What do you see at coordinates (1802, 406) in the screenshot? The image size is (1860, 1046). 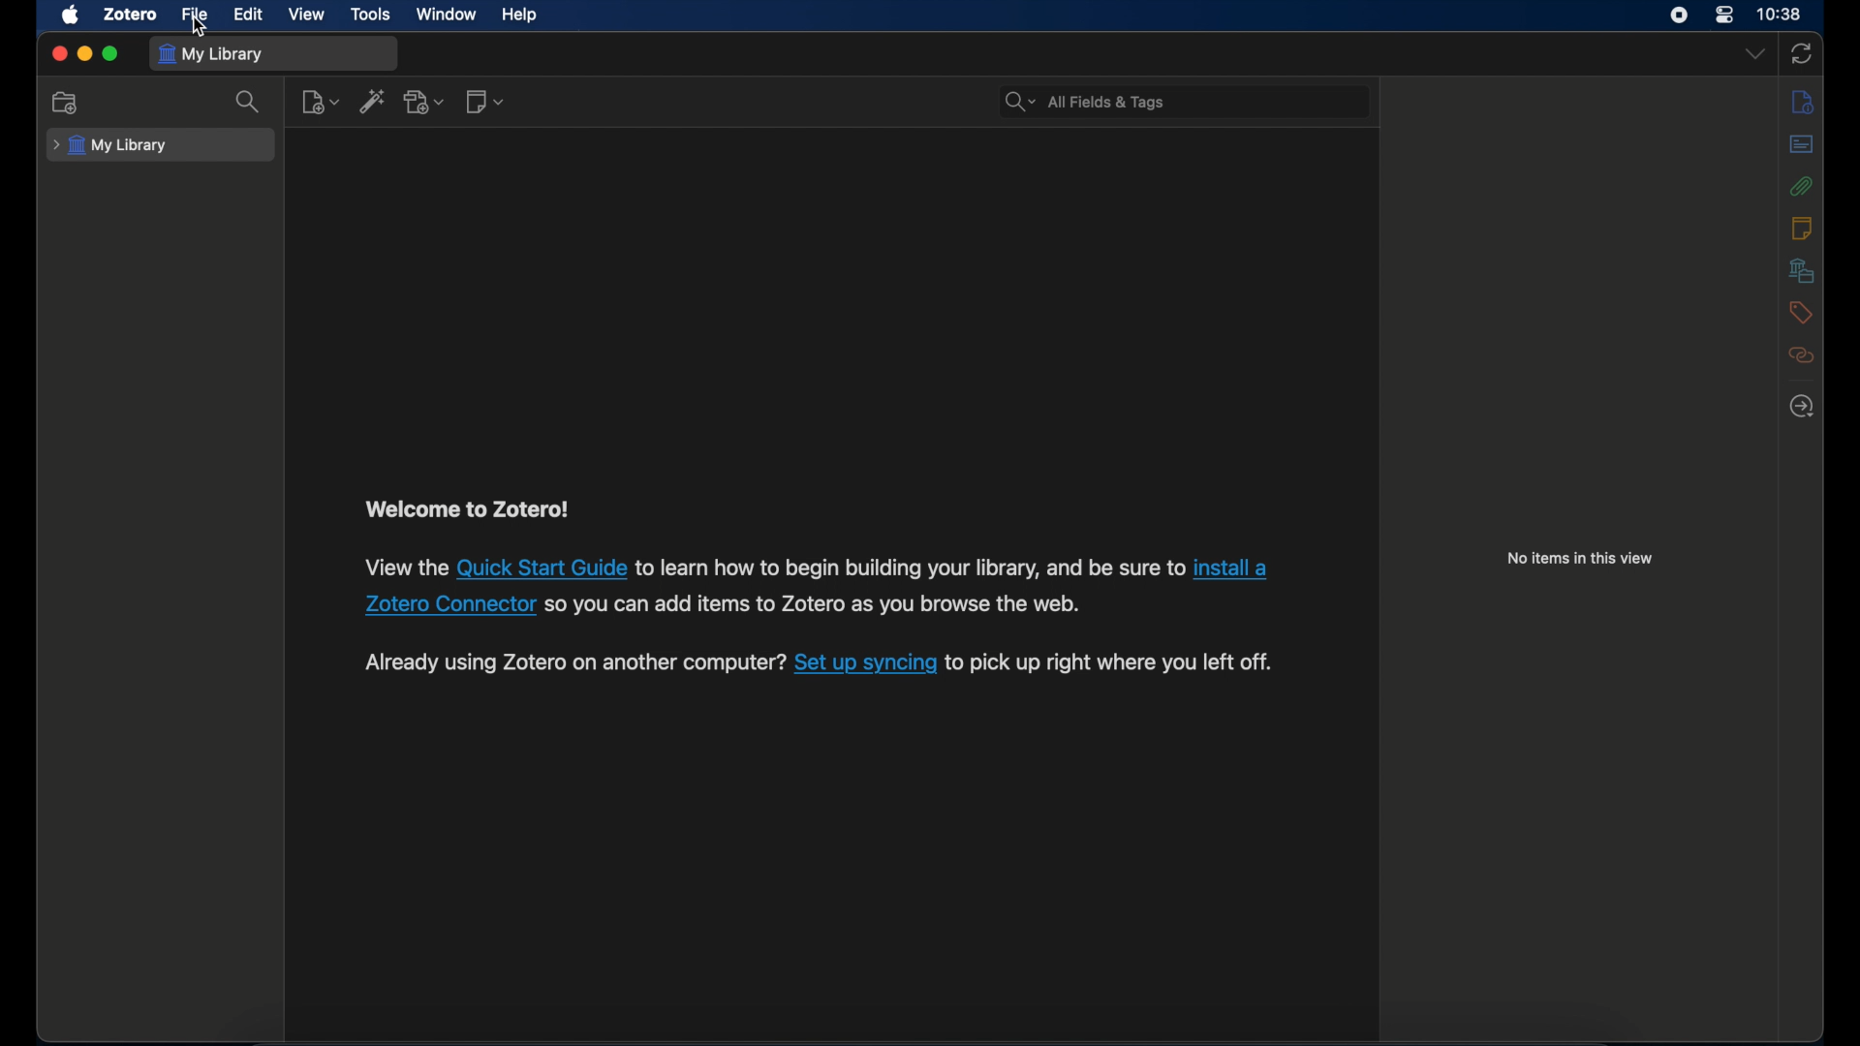 I see `locate` at bounding box center [1802, 406].